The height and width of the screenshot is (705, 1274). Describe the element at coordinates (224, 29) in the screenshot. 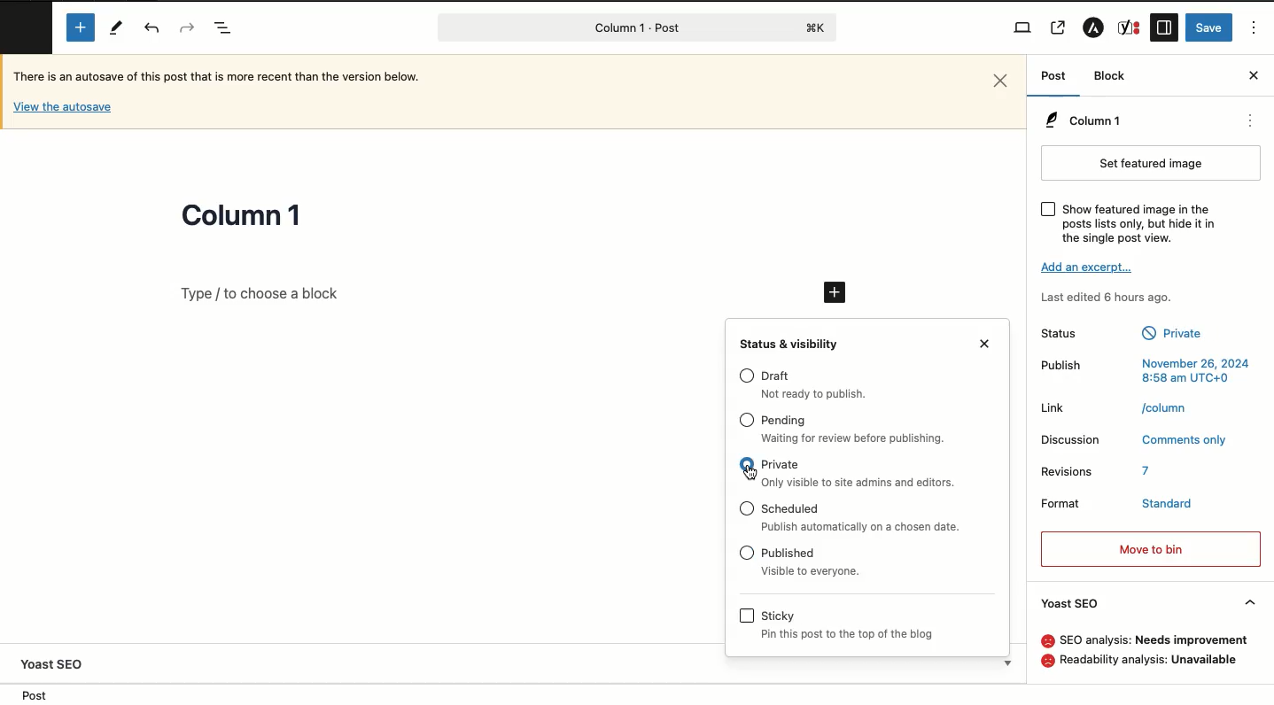

I see `Document overview` at that location.